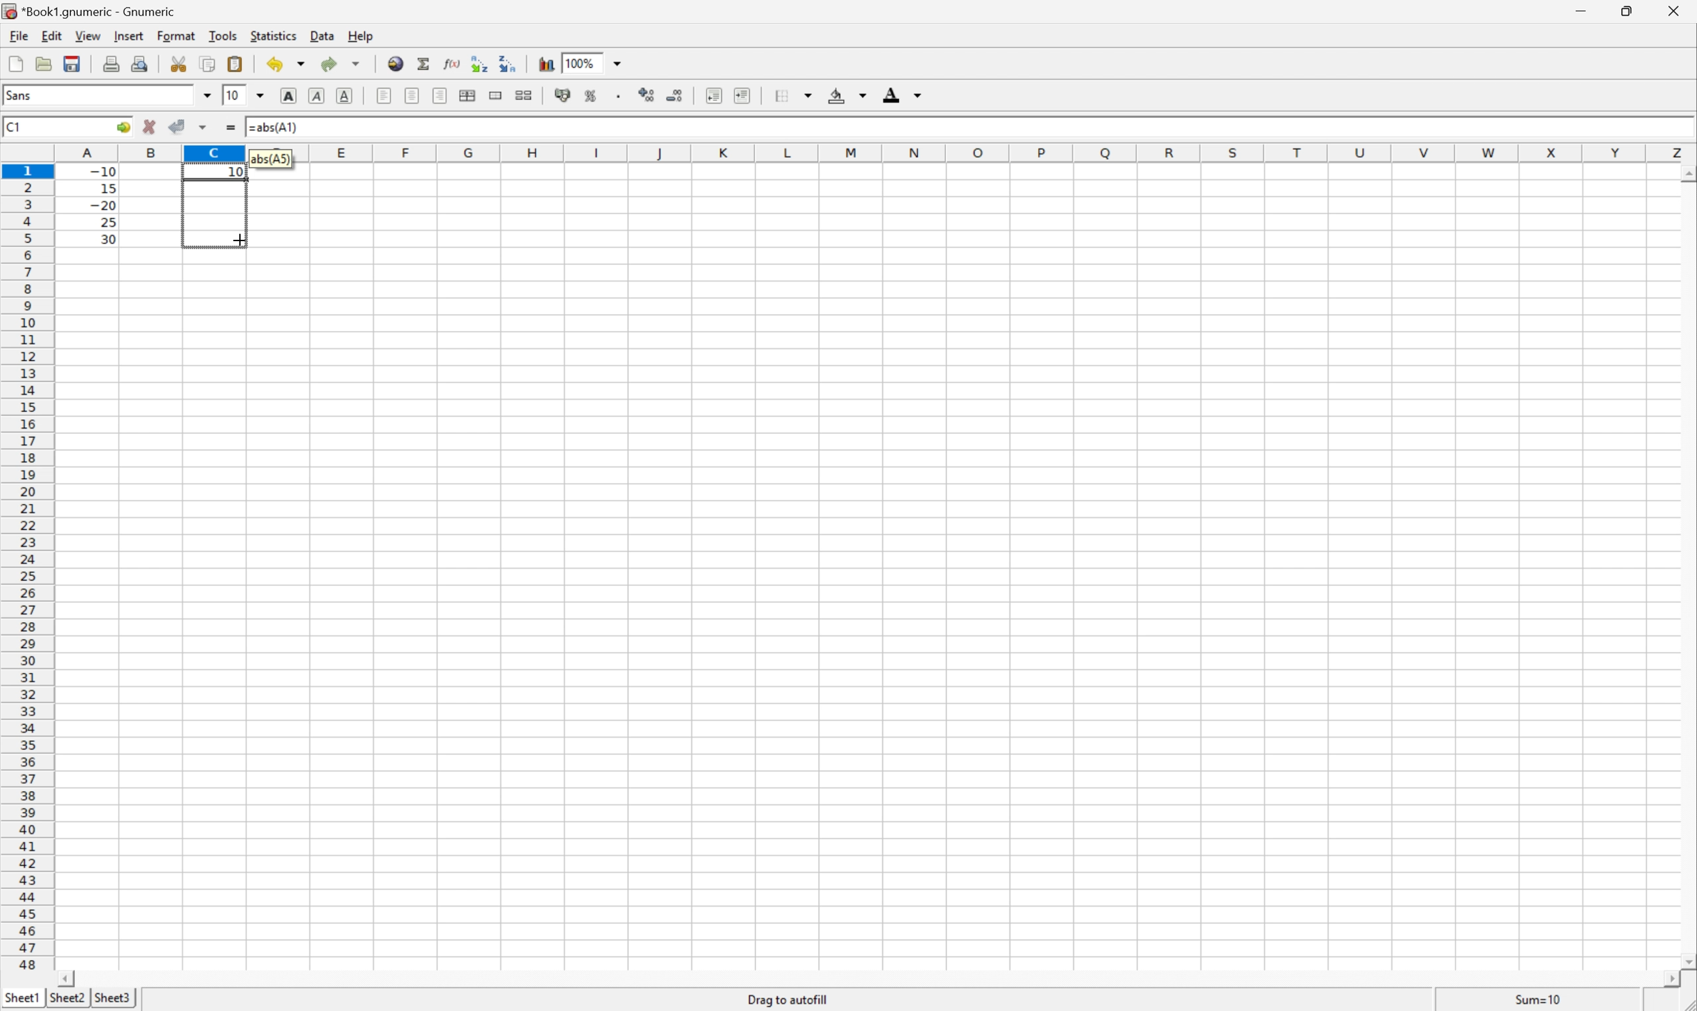 Image resolution: width=1697 pixels, height=1011 pixels. Describe the element at coordinates (53, 34) in the screenshot. I see `Edit` at that location.